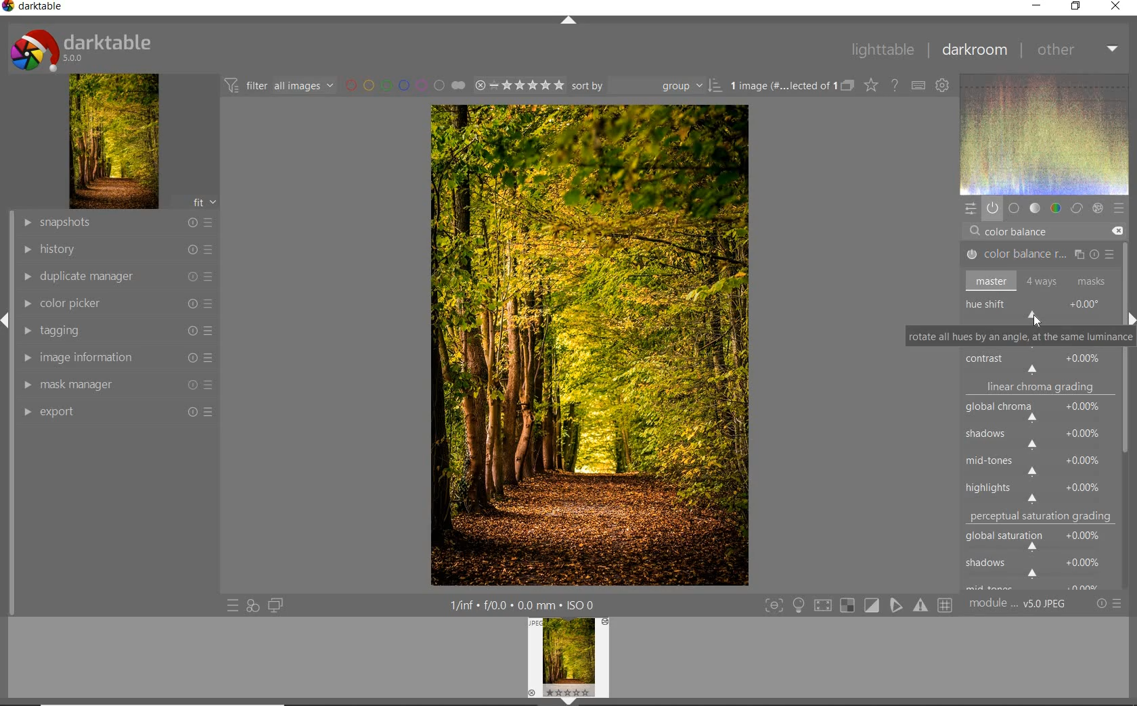  What do you see at coordinates (1108, 604) in the screenshot?
I see `reset or preset & preference` at bounding box center [1108, 604].